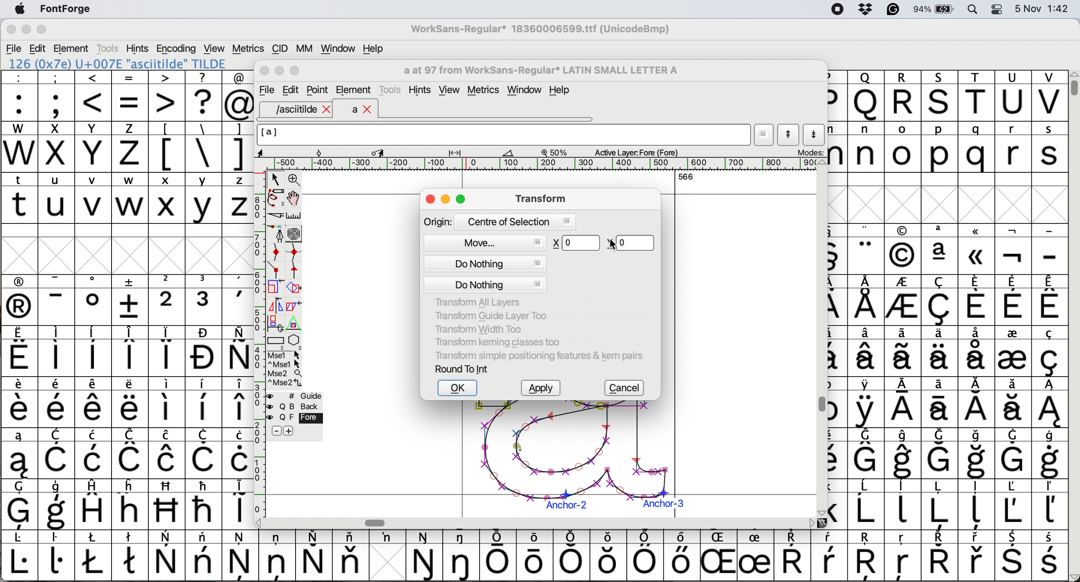 The width and height of the screenshot is (1080, 582). Describe the element at coordinates (68, 10) in the screenshot. I see `fontforge` at that location.